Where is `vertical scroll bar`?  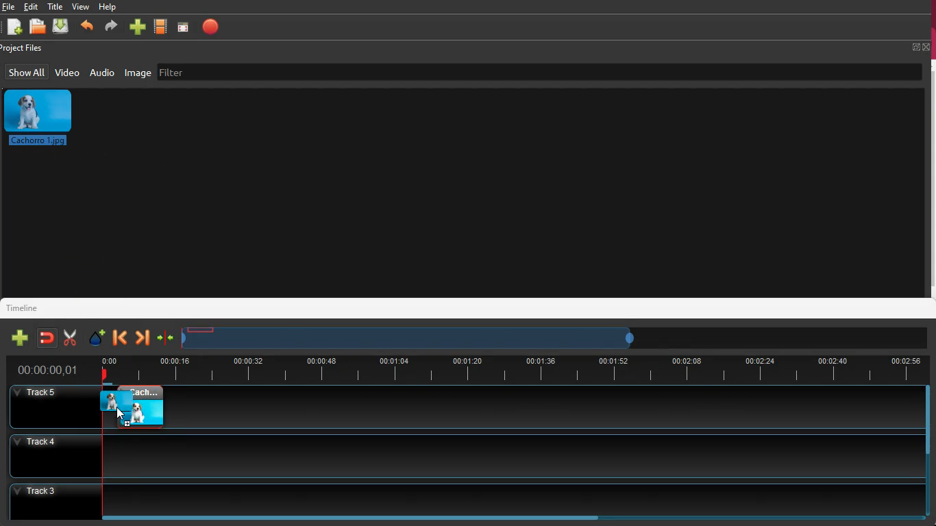
vertical scroll bar is located at coordinates (930, 418).